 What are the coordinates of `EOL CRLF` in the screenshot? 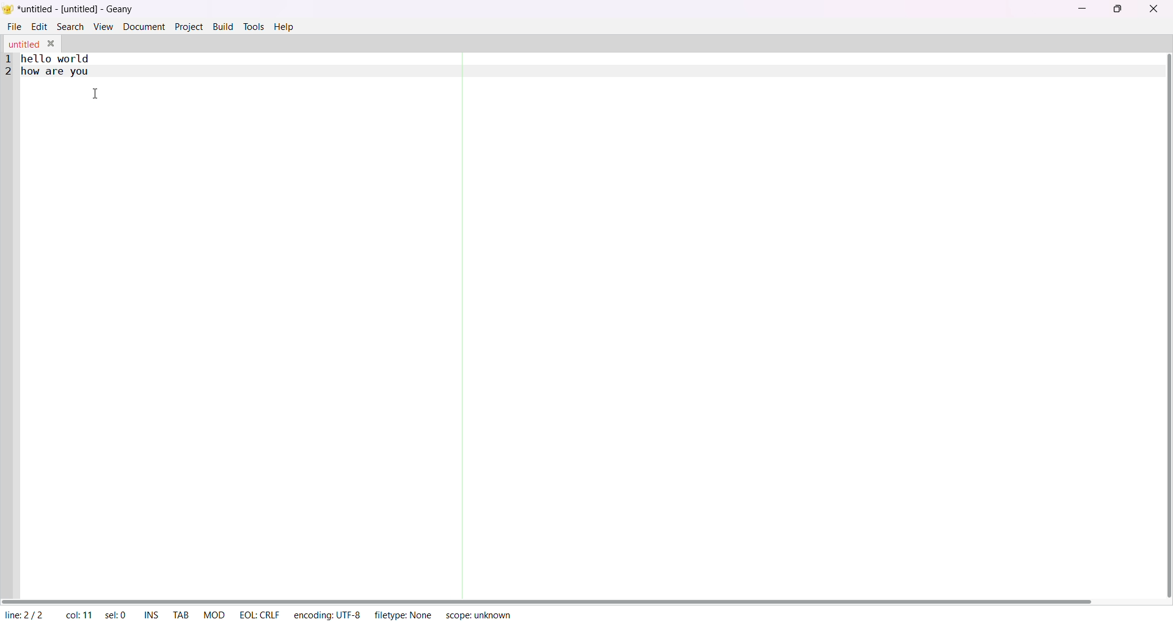 It's located at (258, 615).